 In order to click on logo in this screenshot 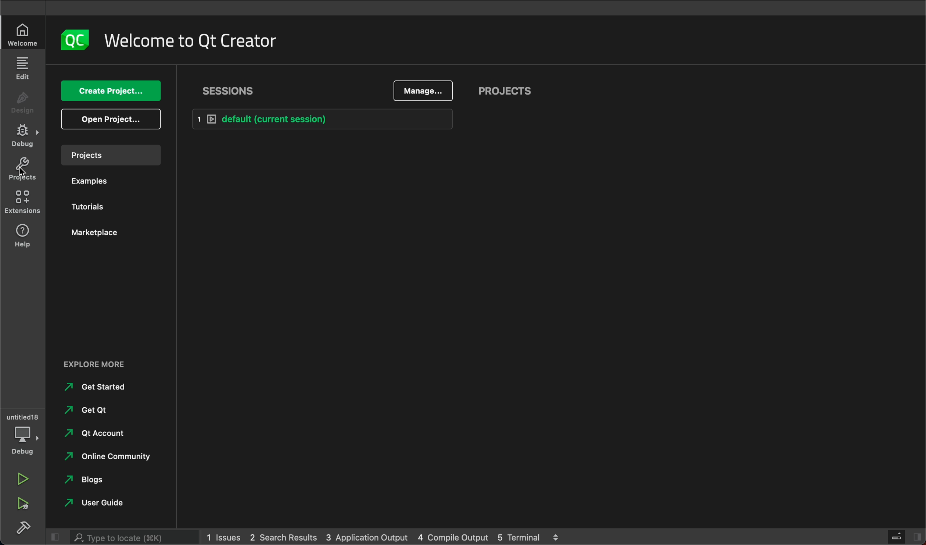, I will do `click(76, 41)`.